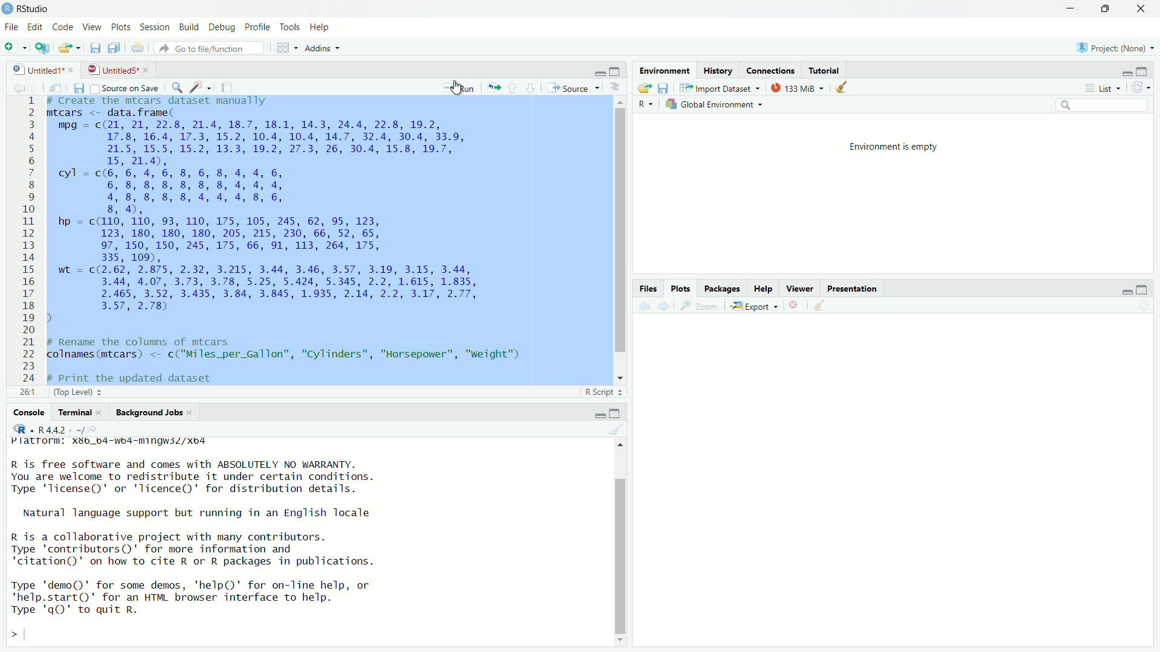  Describe the element at coordinates (56, 429) in the screenshot. I see `R44 . -` at that location.